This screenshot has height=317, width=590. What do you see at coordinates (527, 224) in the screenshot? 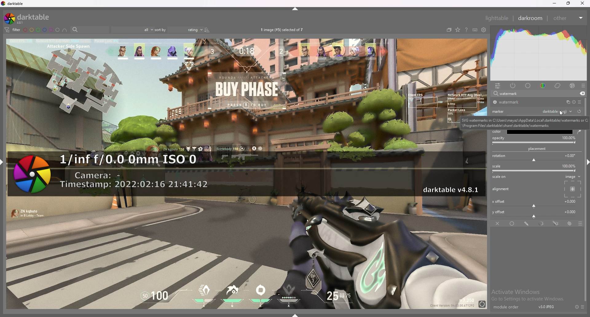
I see `drawn mask` at bounding box center [527, 224].